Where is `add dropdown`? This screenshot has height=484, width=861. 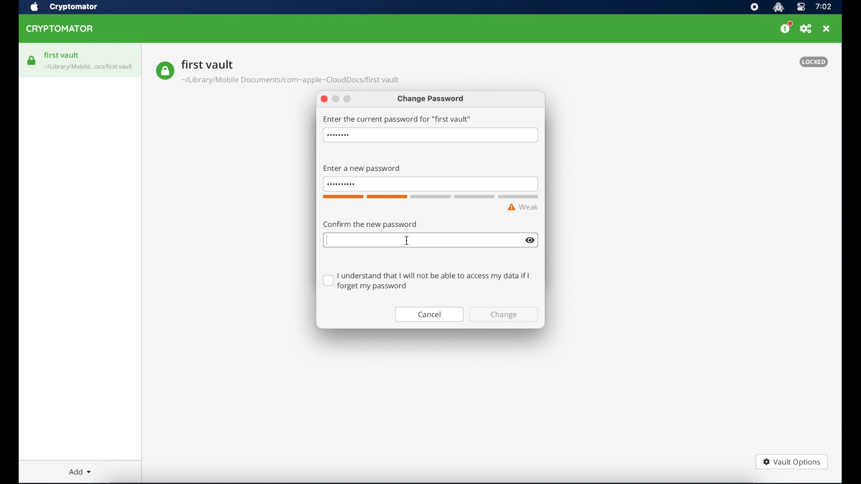 add dropdown is located at coordinates (80, 471).